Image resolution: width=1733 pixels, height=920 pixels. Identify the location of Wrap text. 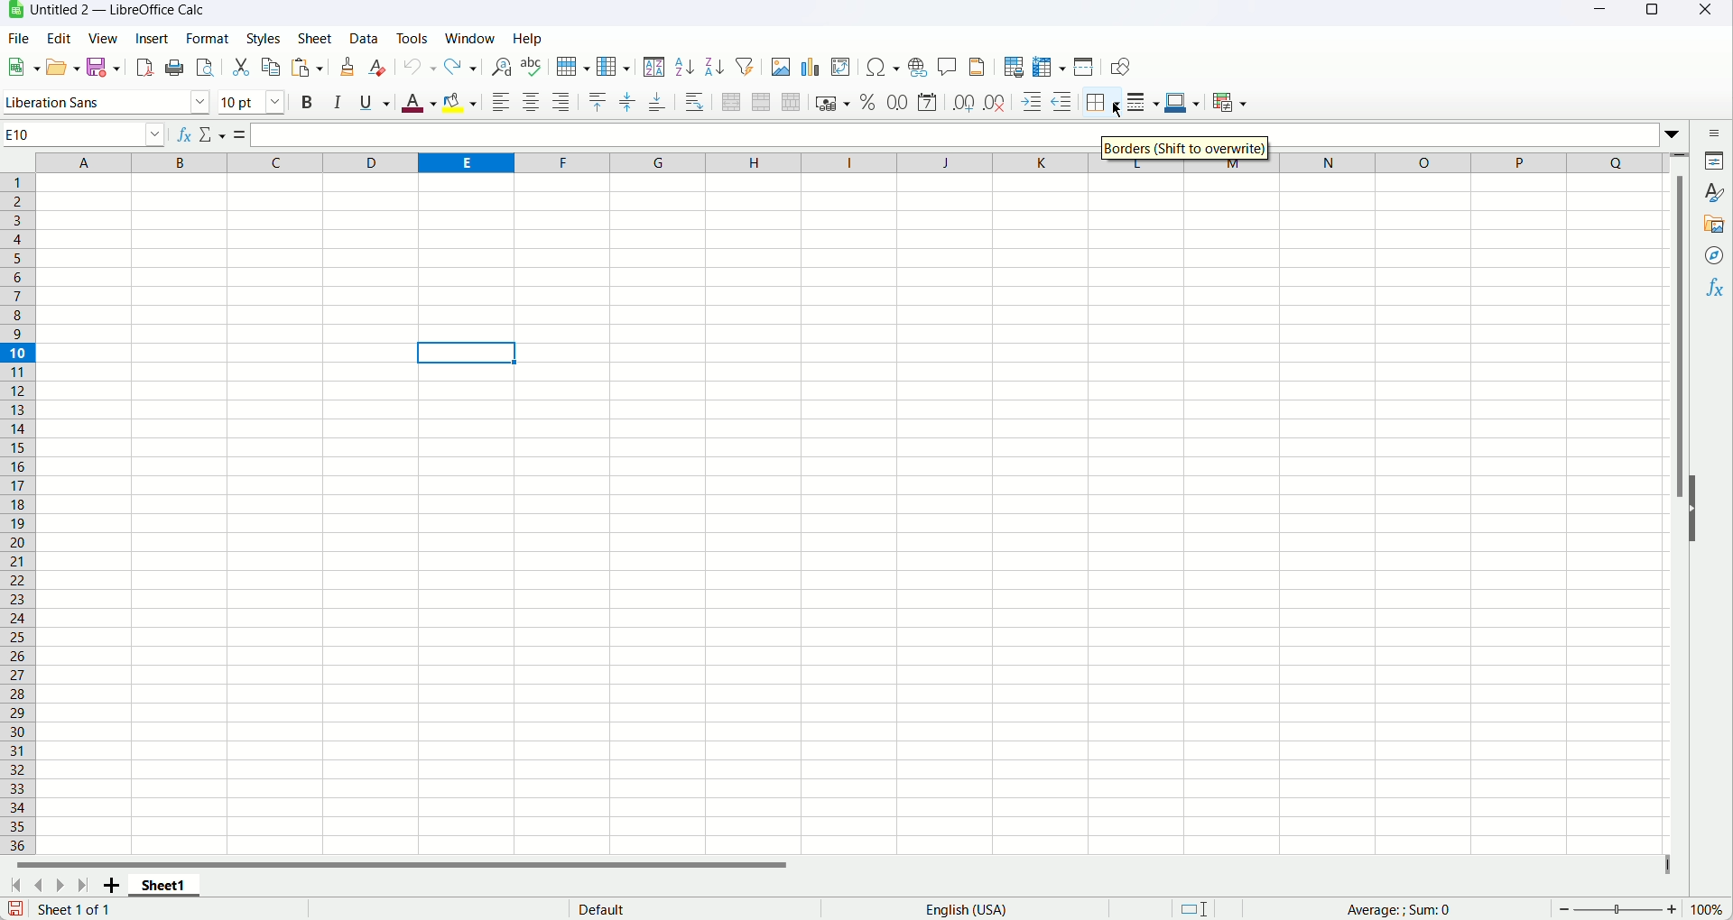
(694, 101).